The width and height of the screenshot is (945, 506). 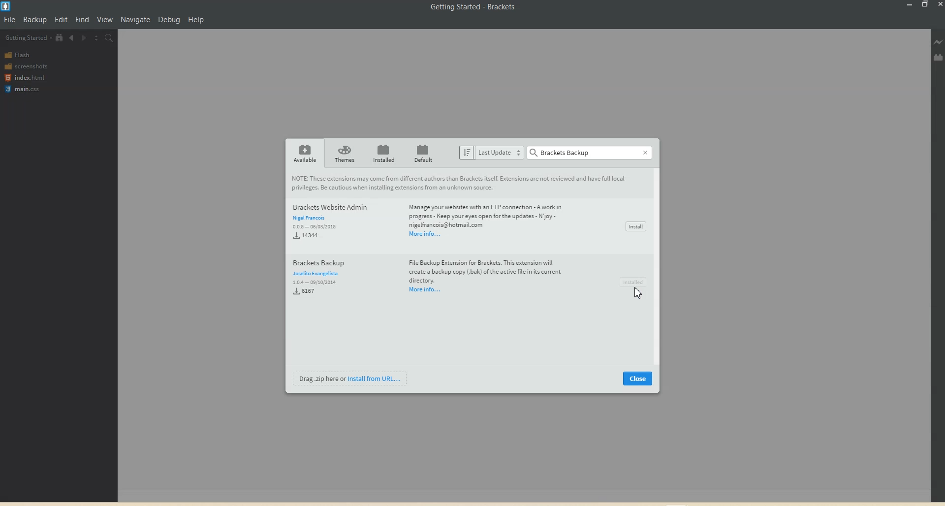 What do you see at coordinates (82, 18) in the screenshot?
I see `Find` at bounding box center [82, 18].